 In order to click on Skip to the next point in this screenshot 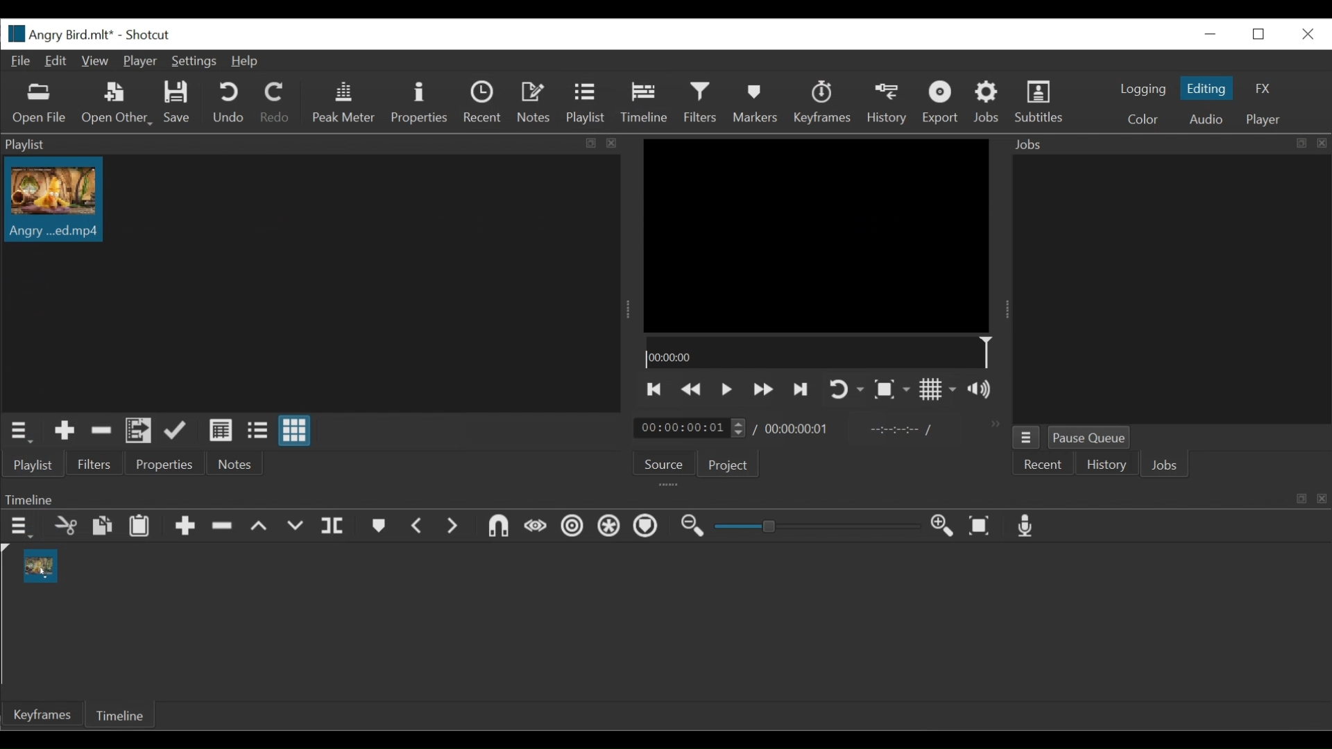, I will do `click(802, 390)`.